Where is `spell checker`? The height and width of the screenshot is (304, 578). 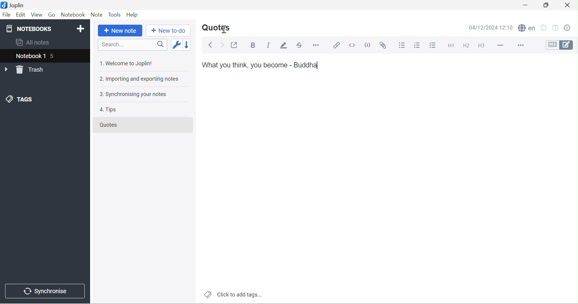
spell checker is located at coordinates (526, 28).